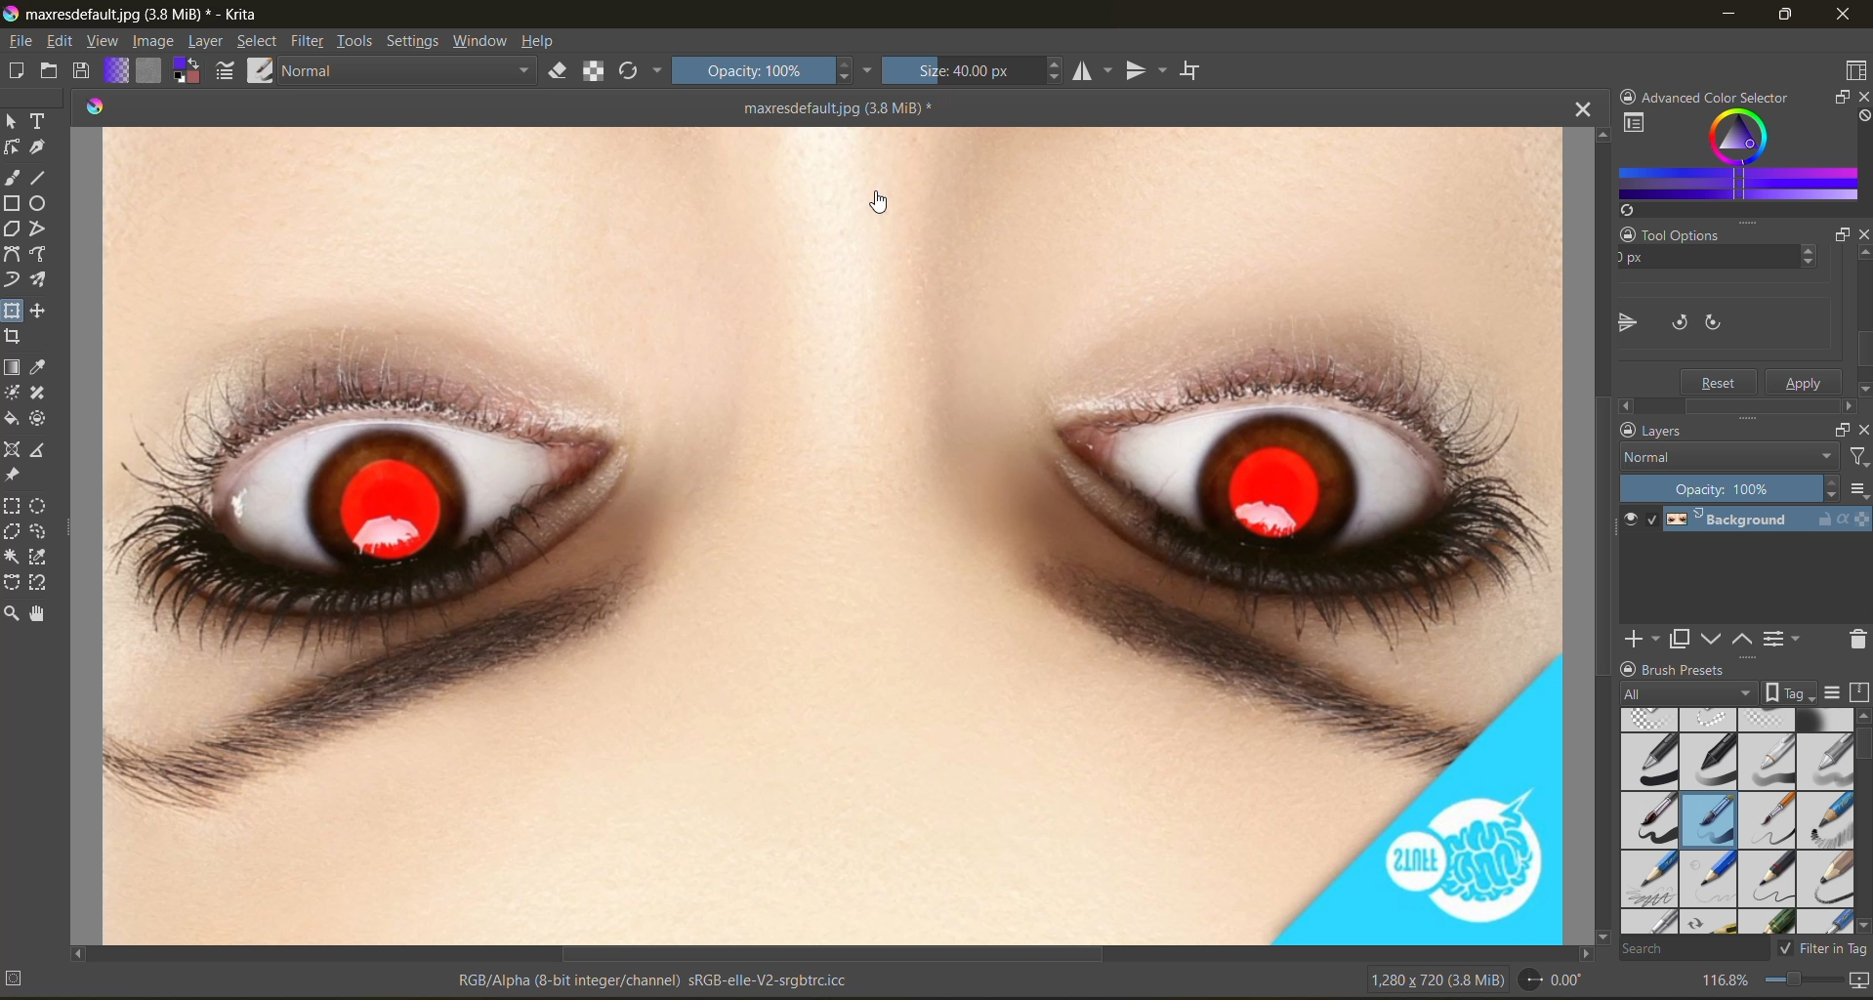  What do you see at coordinates (43, 252) in the screenshot?
I see `tool` at bounding box center [43, 252].